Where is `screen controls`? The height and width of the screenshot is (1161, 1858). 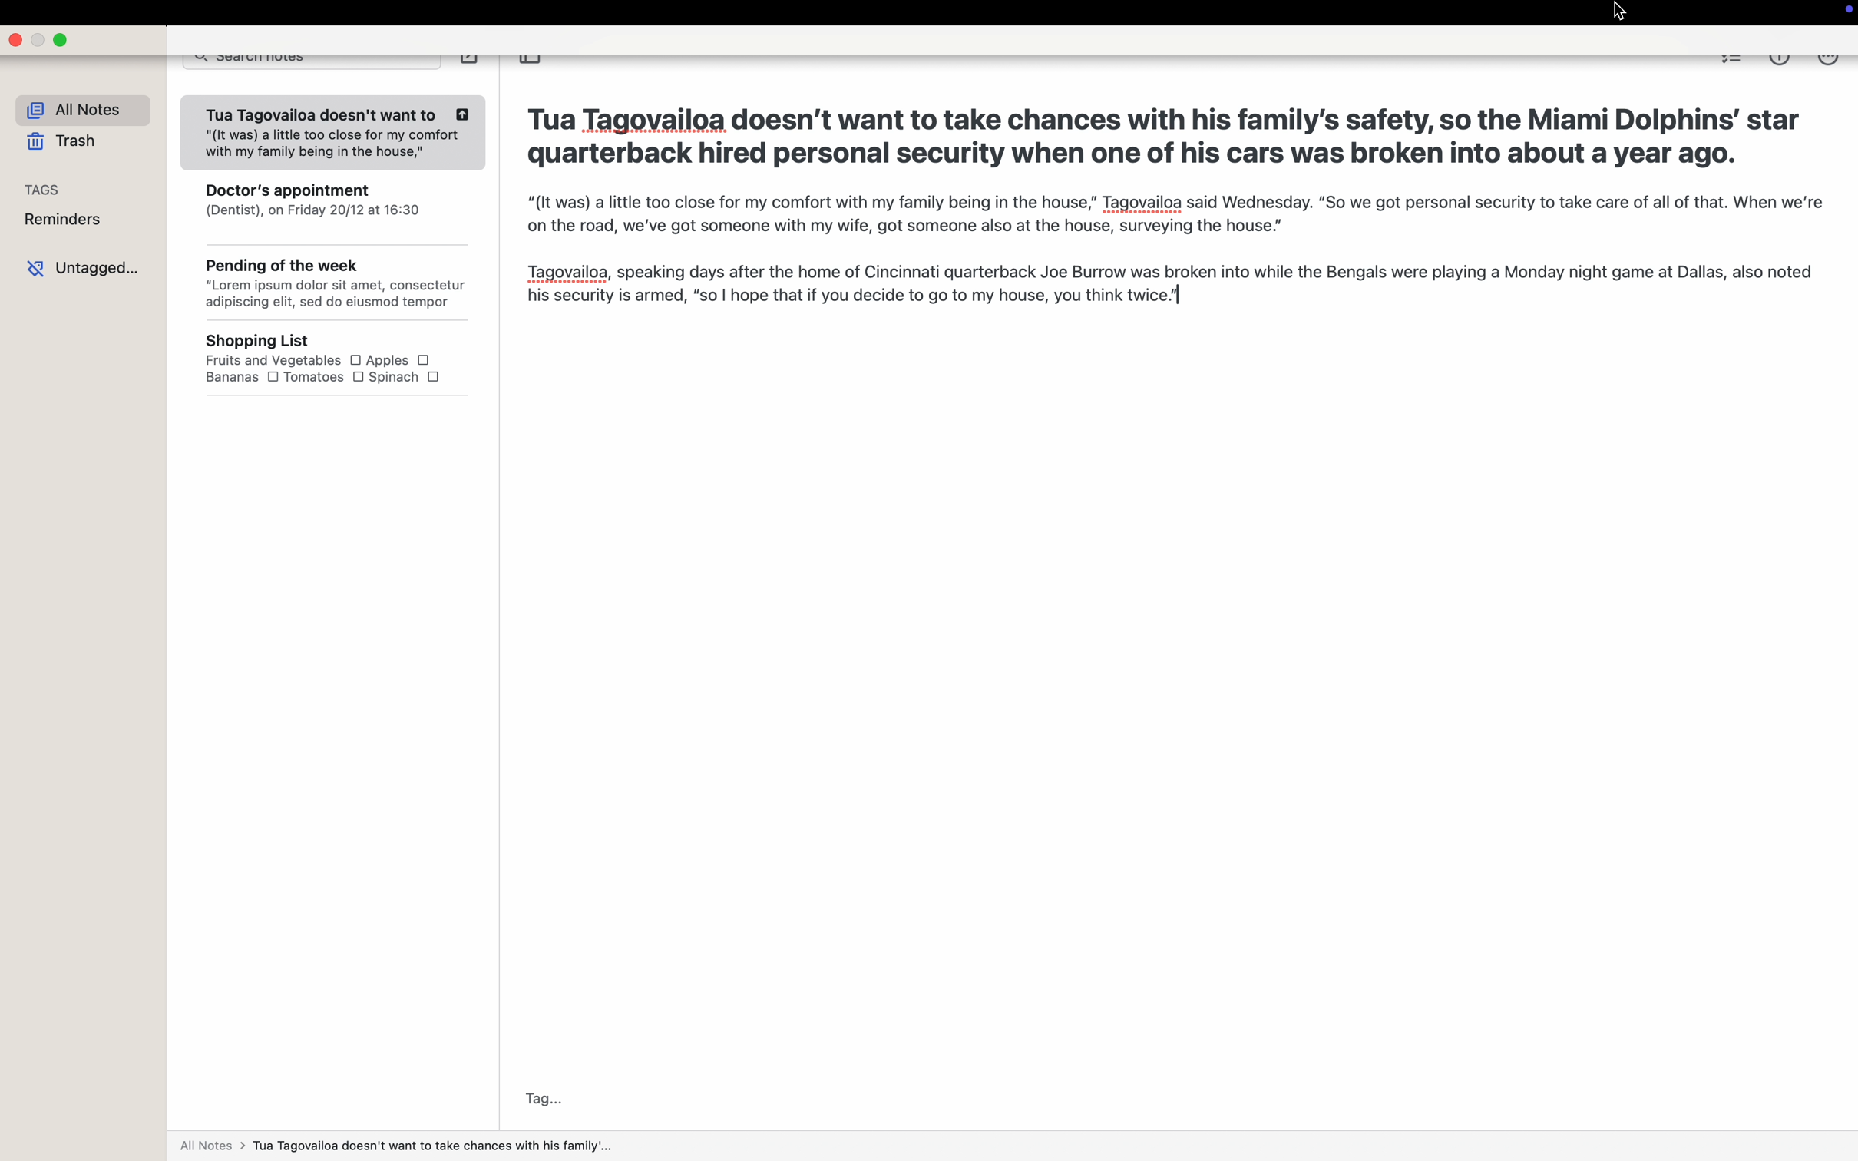 screen controls is located at coordinates (1845, 12).